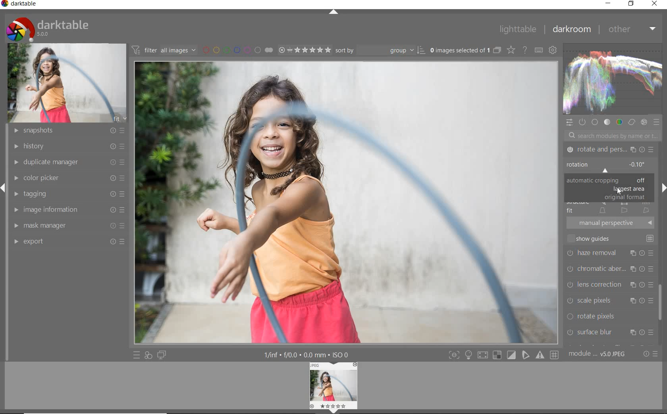  What do you see at coordinates (512, 51) in the screenshot?
I see `change type of overlay` at bounding box center [512, 51].